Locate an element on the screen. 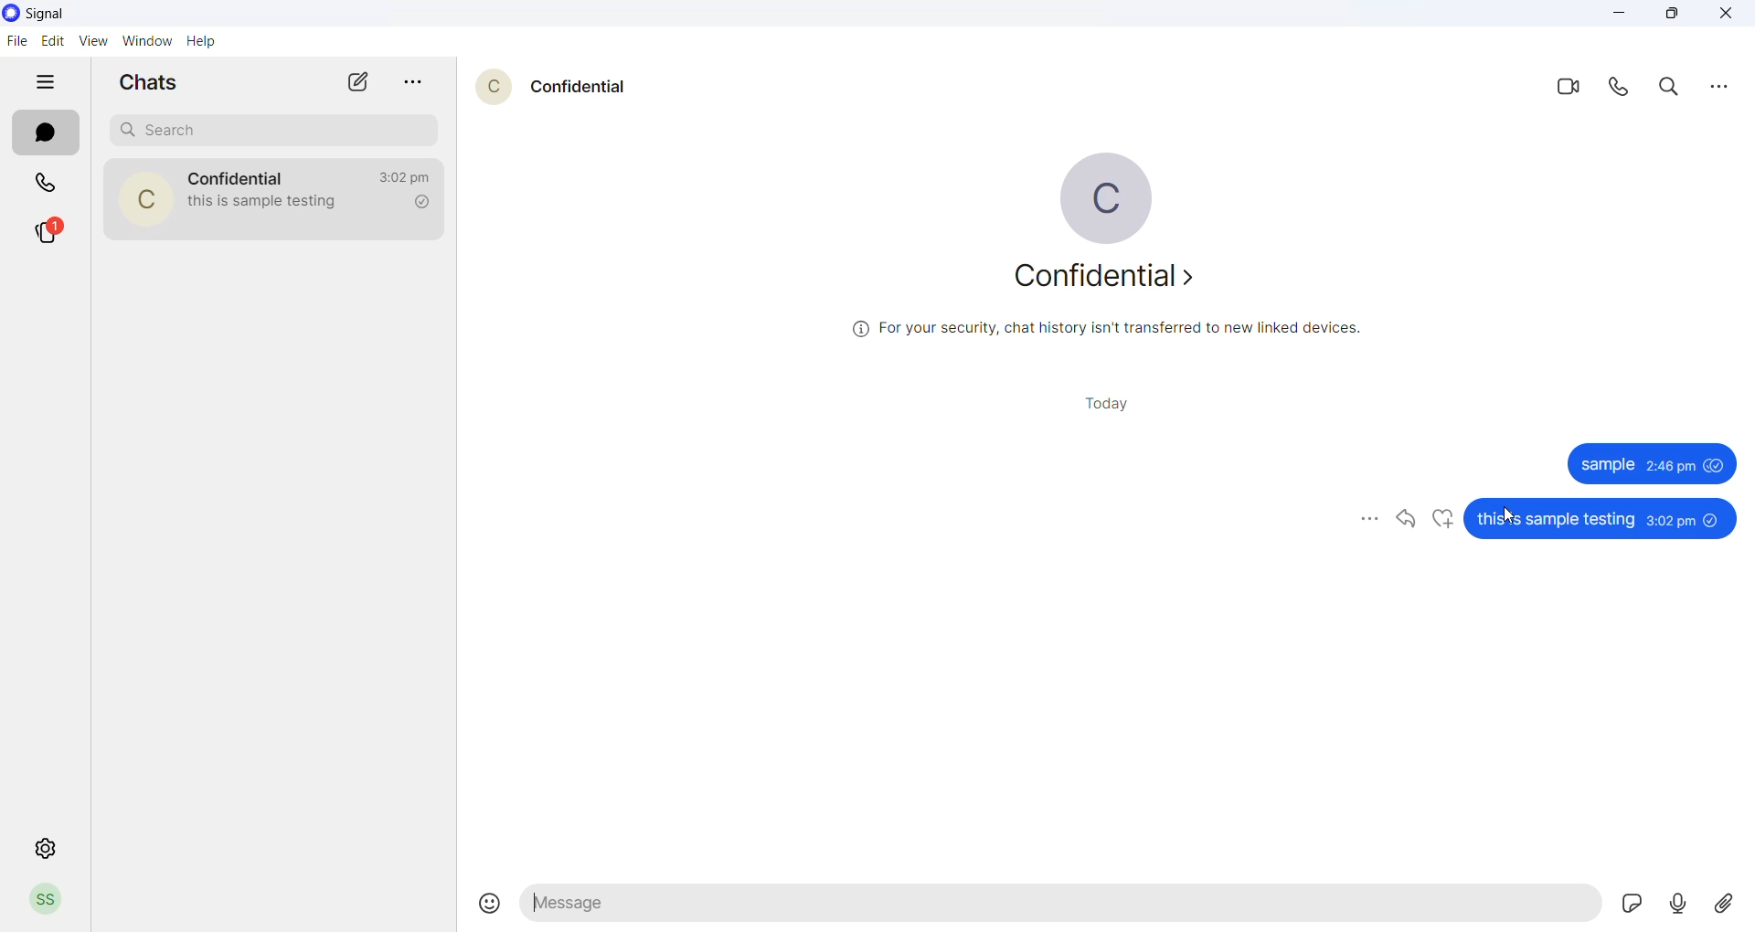 The image size is (1755, 932). cursor is located at coordinates (1515, 514).